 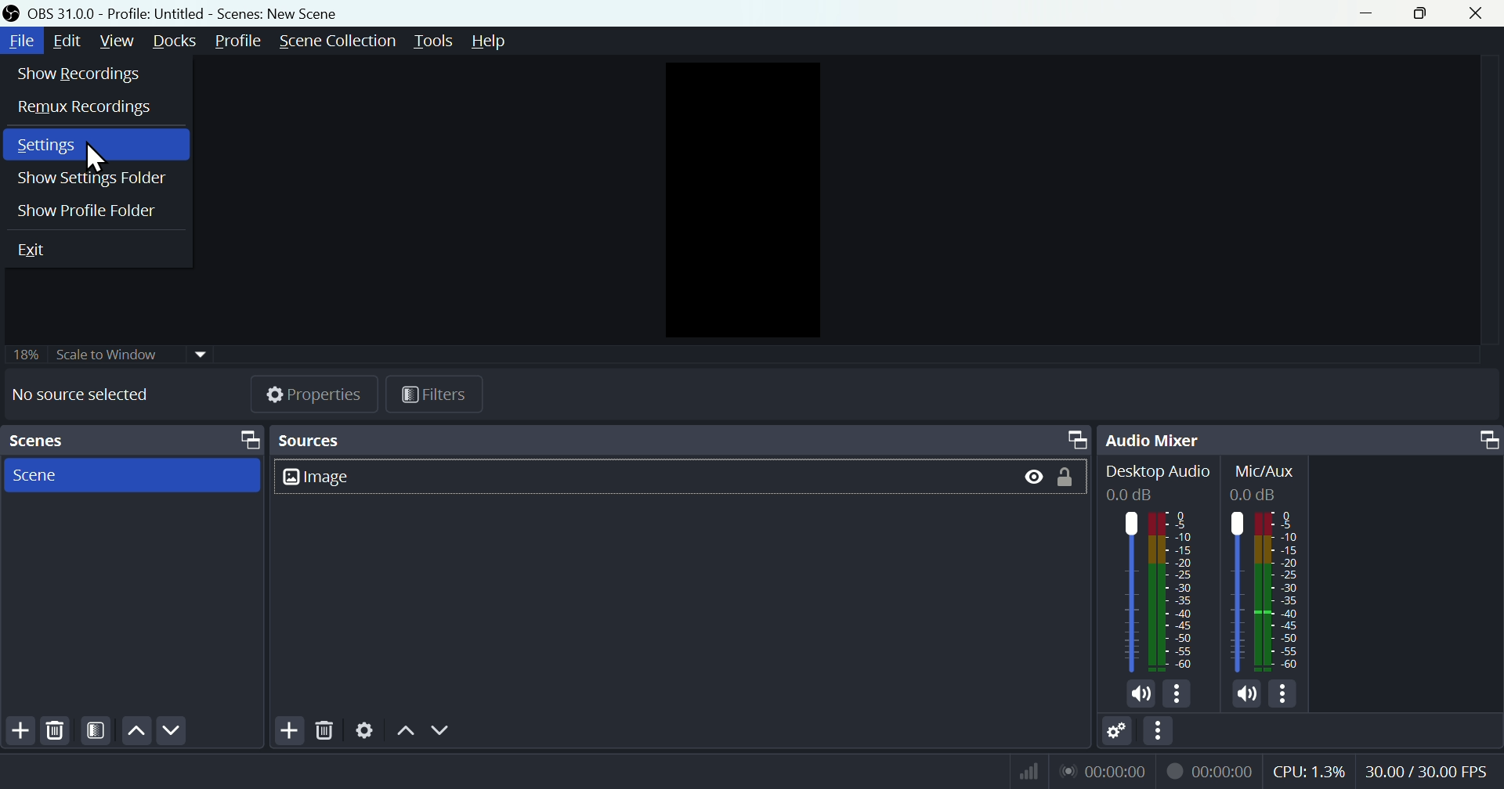 I want to click on Tools, so click(x=436, y=40).